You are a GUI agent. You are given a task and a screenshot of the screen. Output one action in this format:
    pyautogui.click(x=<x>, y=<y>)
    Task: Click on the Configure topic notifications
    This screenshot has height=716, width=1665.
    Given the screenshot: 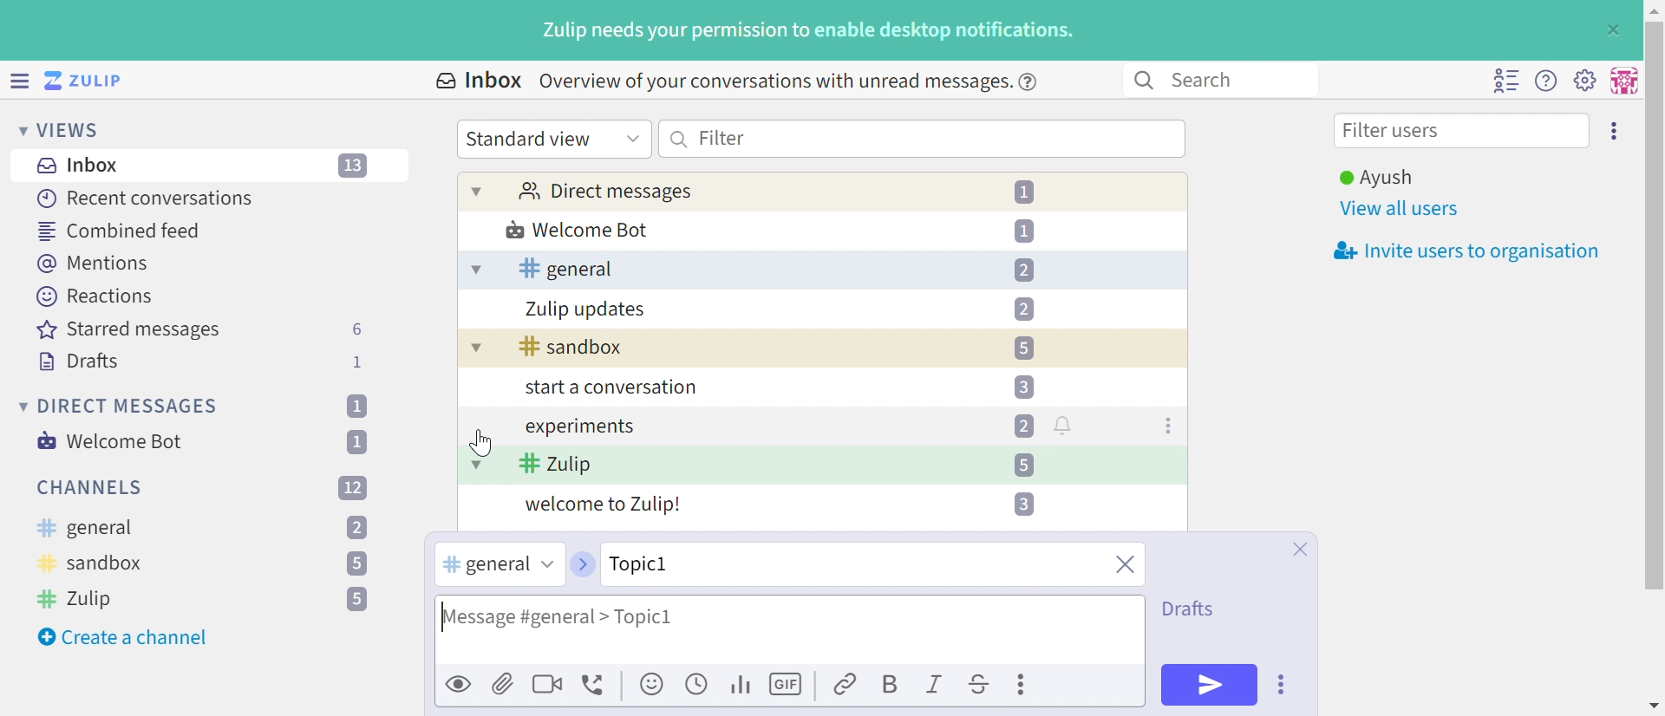 What is the action you would take?
    pyautogui.click(x=1066, y=425)
    